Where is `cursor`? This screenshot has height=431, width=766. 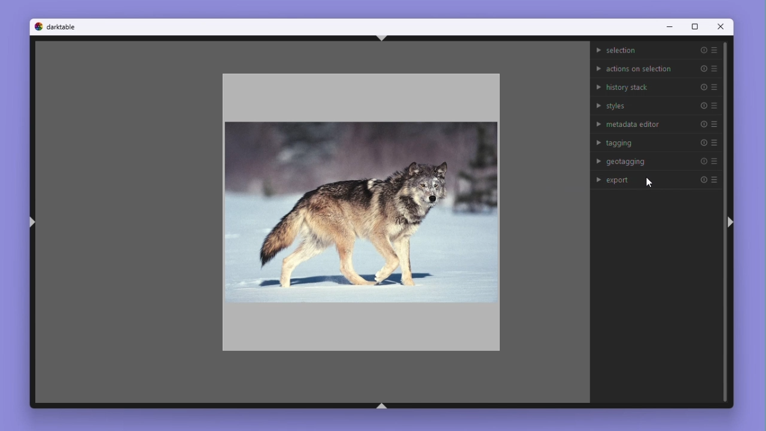
cursor is located at coordinates (650, 183).